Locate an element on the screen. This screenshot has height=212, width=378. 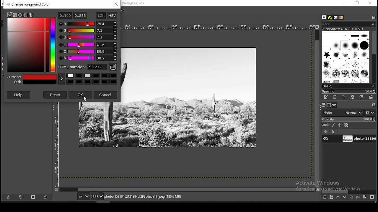
document history is located at coordinates (341, 18).